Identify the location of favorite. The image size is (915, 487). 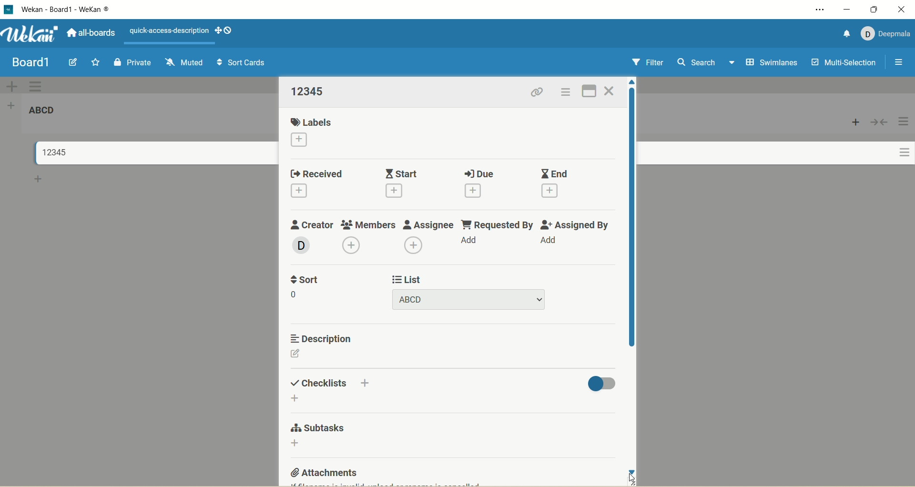
(93, 64).